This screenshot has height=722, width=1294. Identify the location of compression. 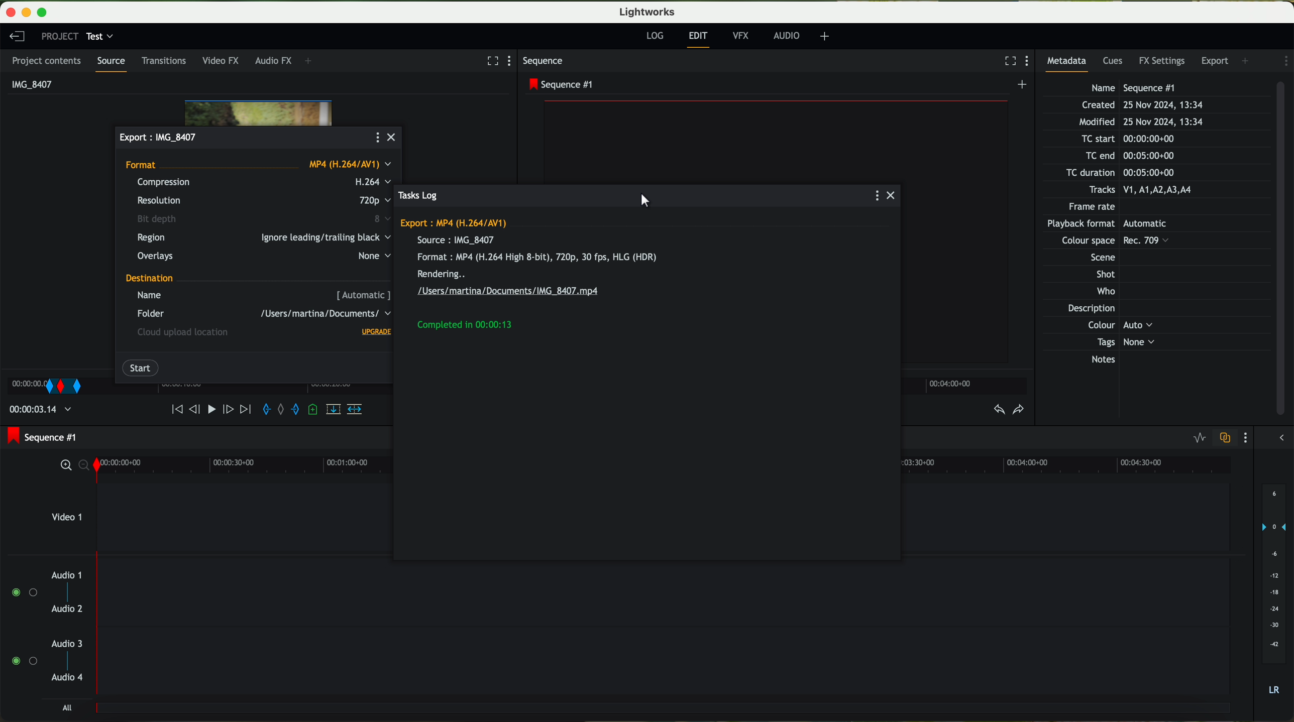
(263, 183).